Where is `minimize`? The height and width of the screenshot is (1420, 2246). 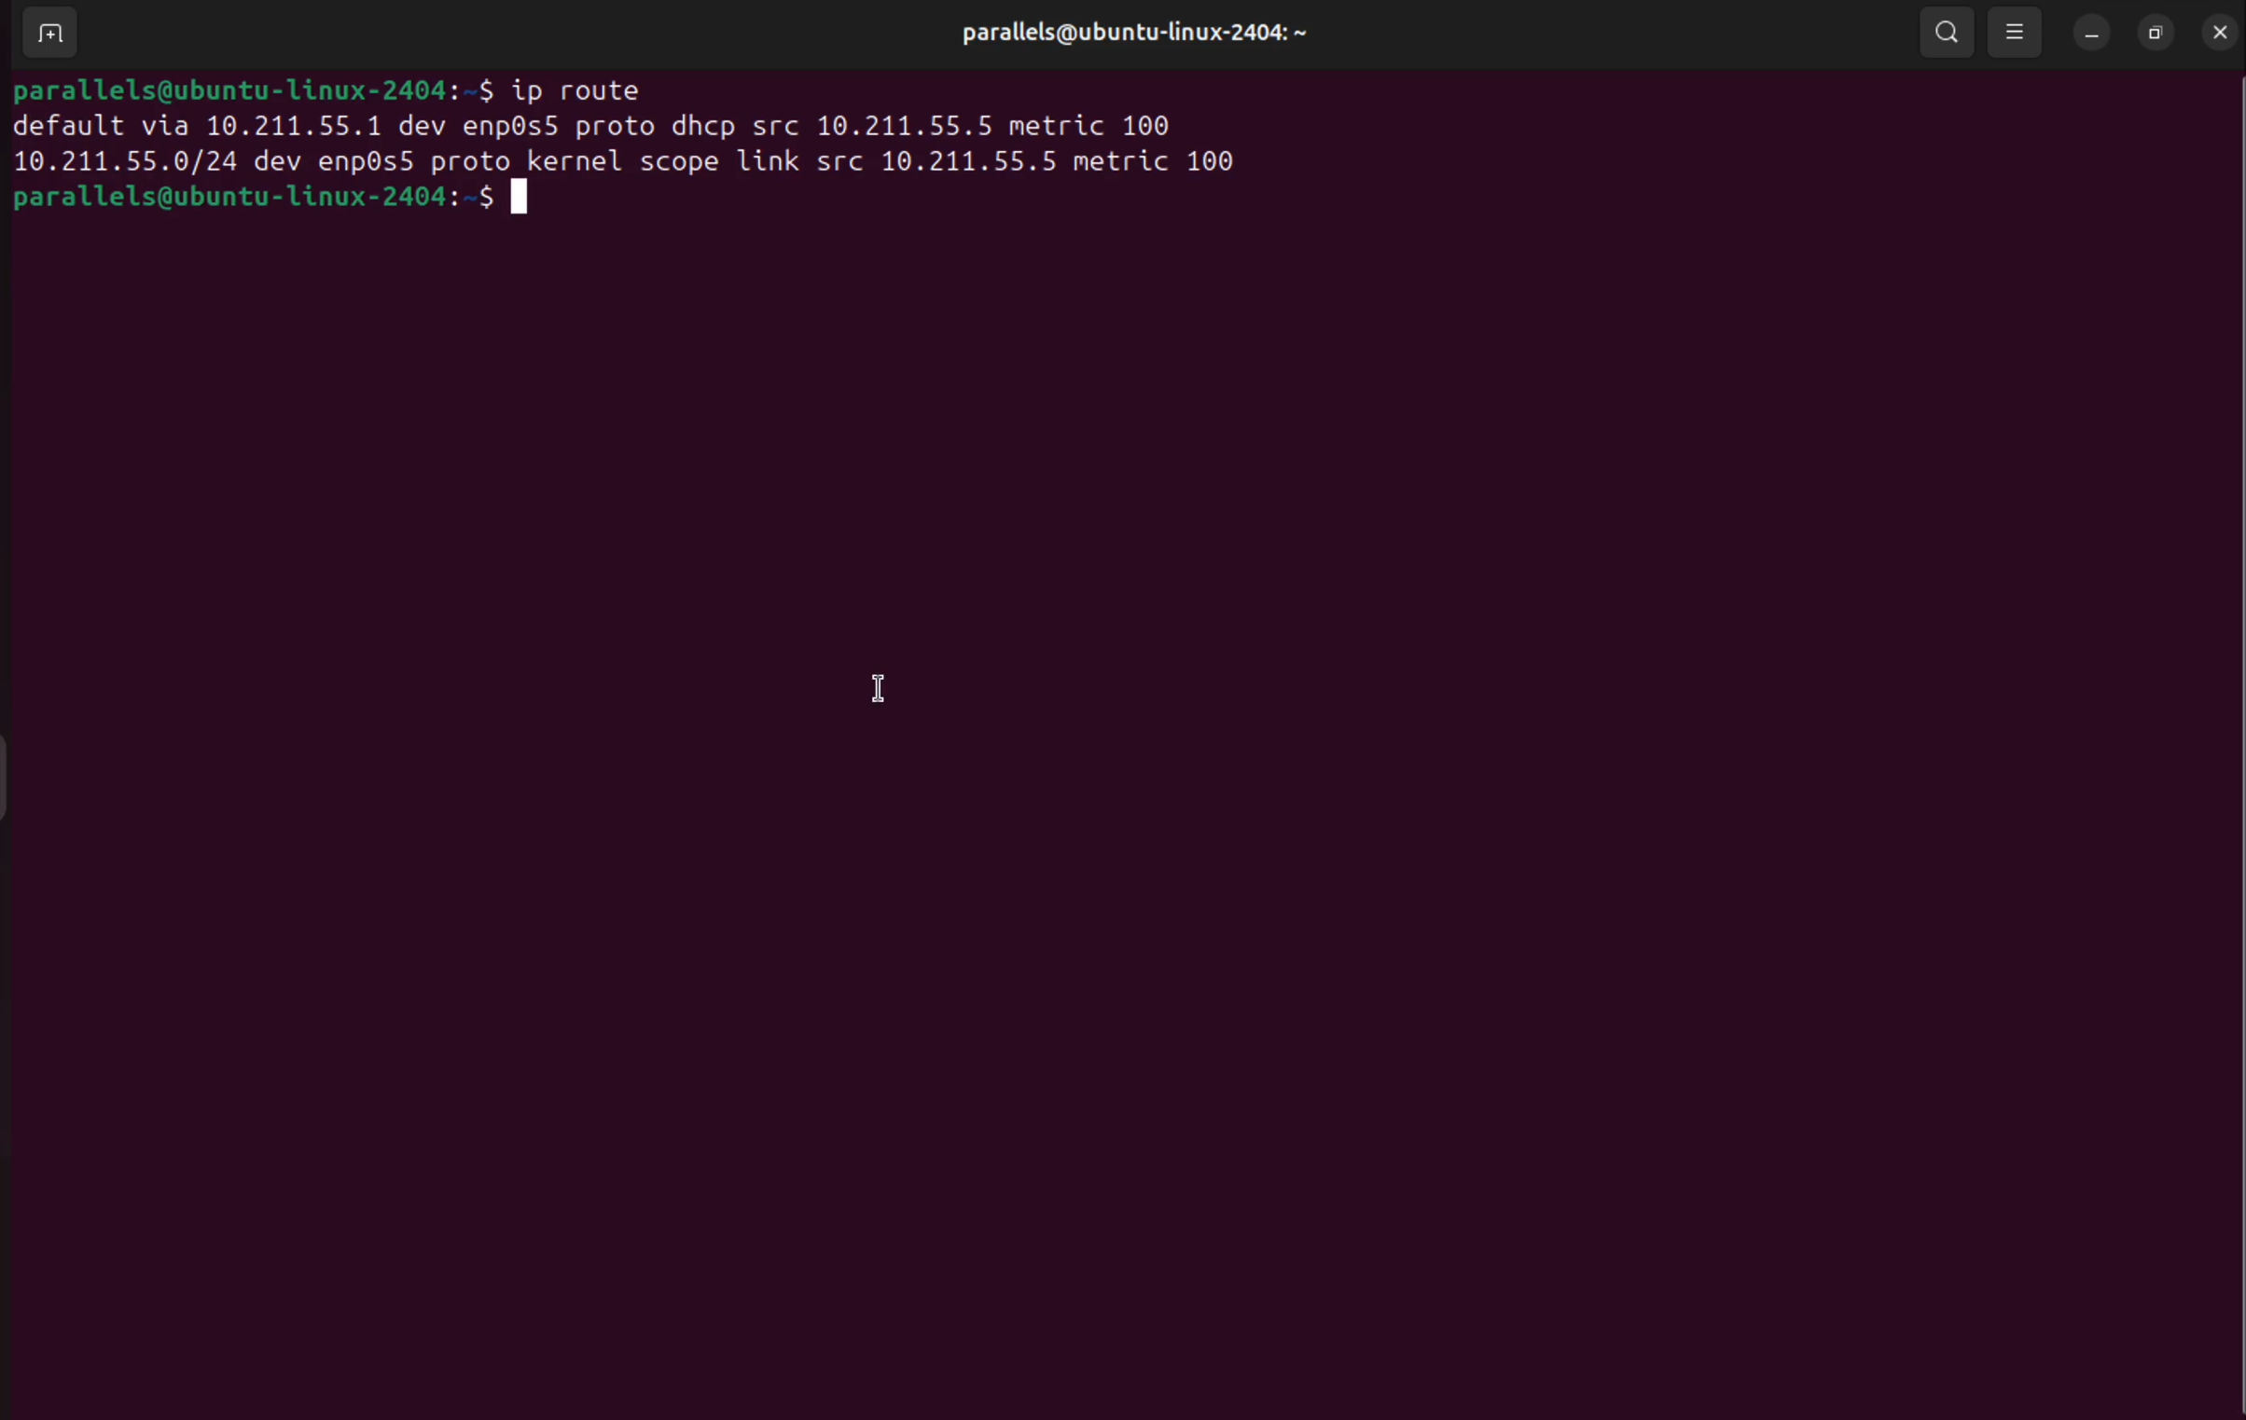 minimize is located at coordinates (2090, 33).